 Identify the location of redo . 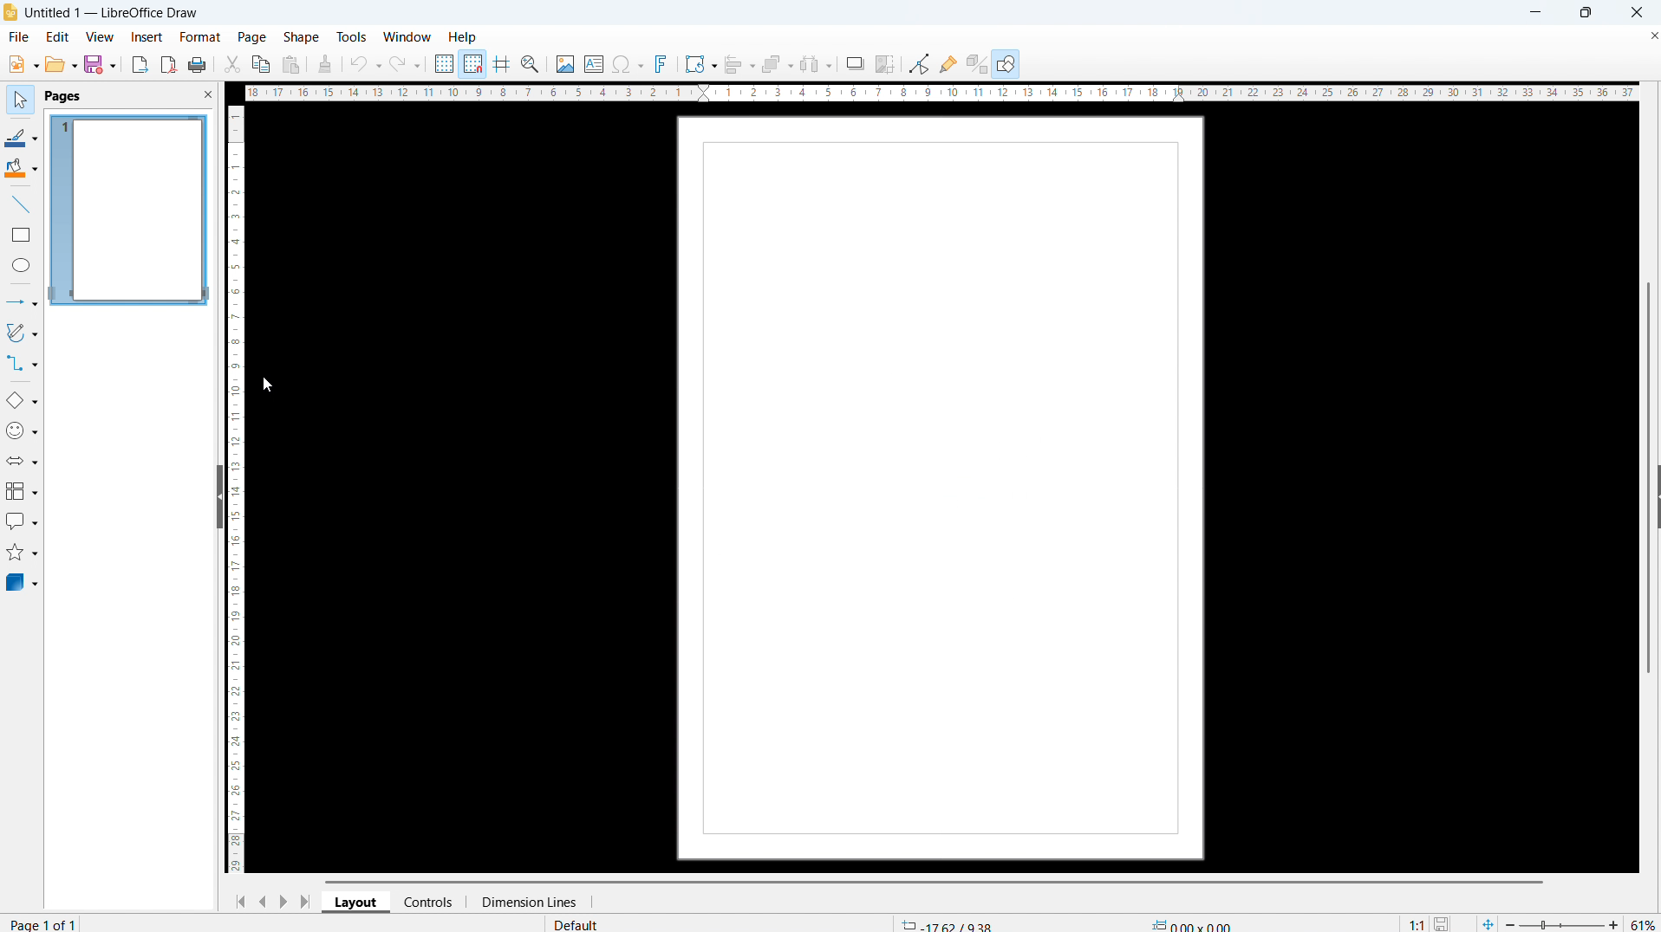
(406, 62).